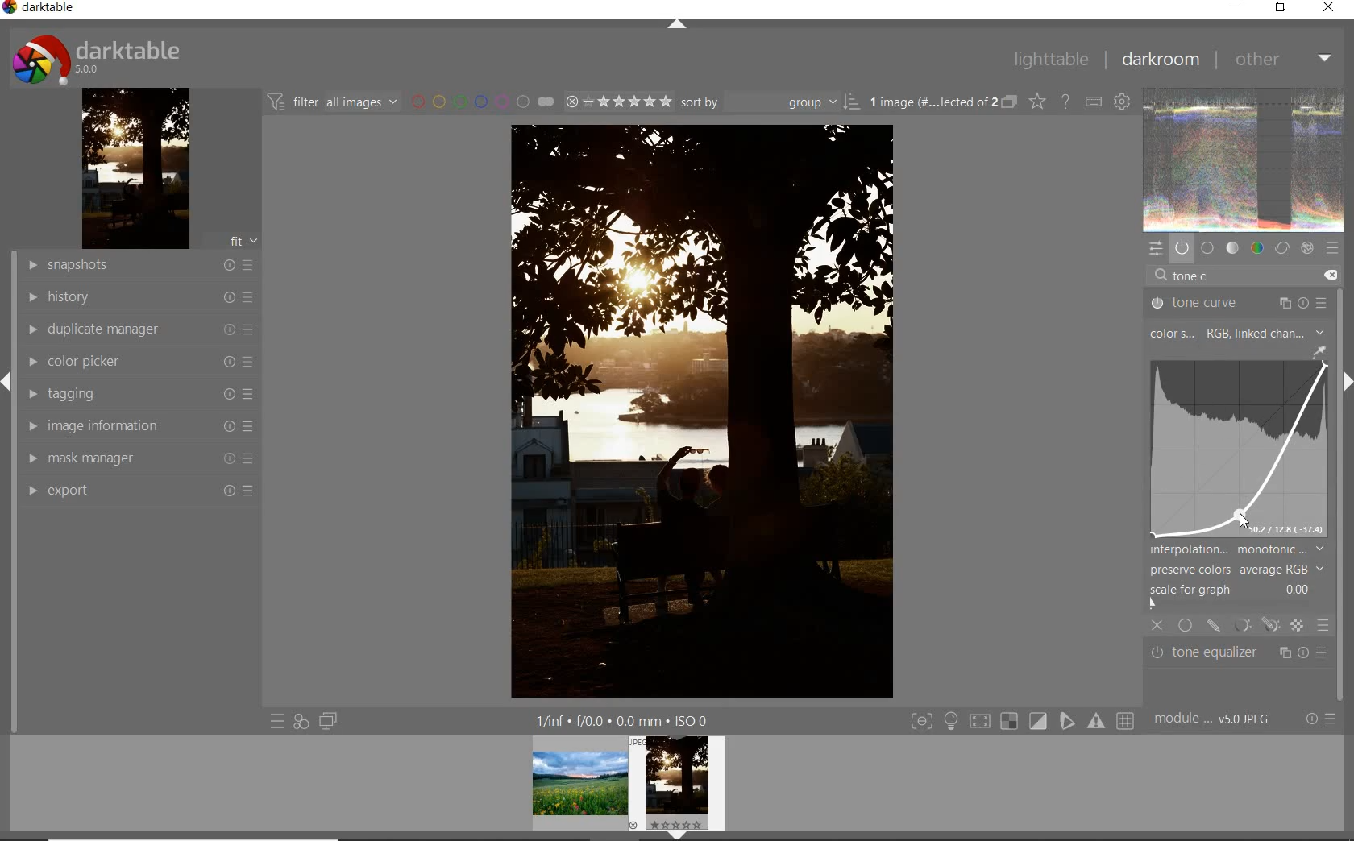  I want to click on TONE CURVE, so click(1239, 301).